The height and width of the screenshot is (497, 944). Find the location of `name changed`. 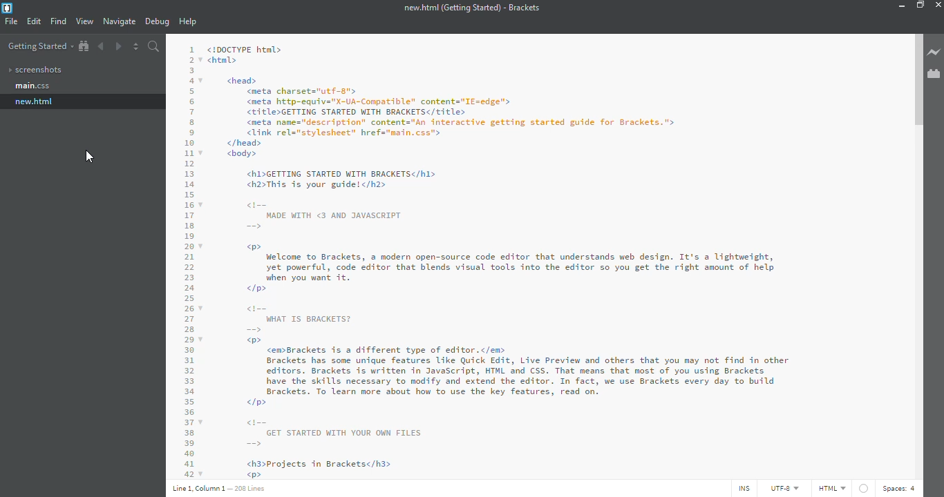

name changed is located at coordinates (36, 101).